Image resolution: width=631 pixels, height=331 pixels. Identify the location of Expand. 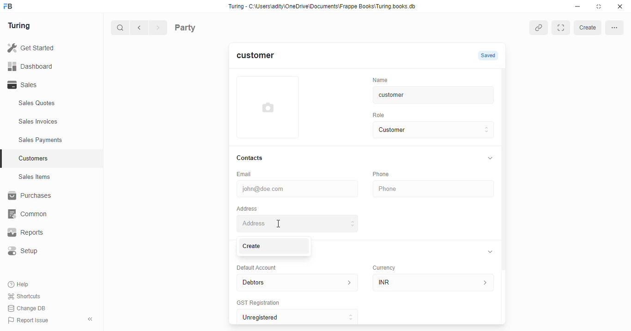
(560, 28).